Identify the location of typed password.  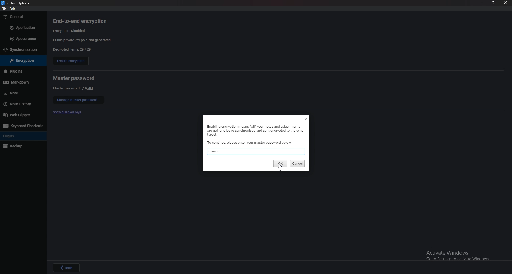
(213, 151).